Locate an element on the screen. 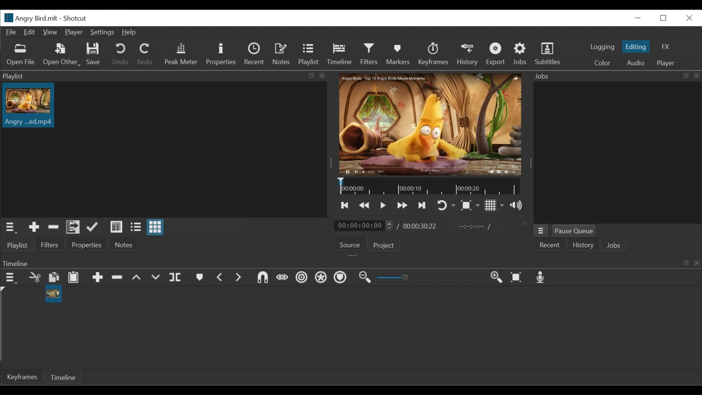 This screenshot has width=702, height=395. Ripple Delete is located at coordinates (117, 278).